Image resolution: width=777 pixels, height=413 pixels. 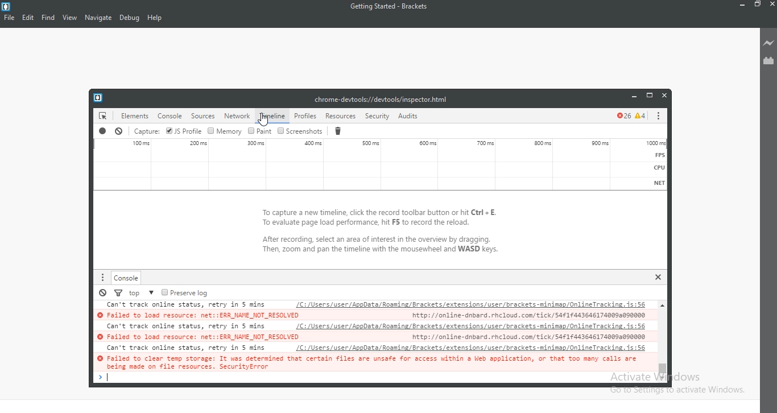 I want to click on logo, so click(x=6, y=7).